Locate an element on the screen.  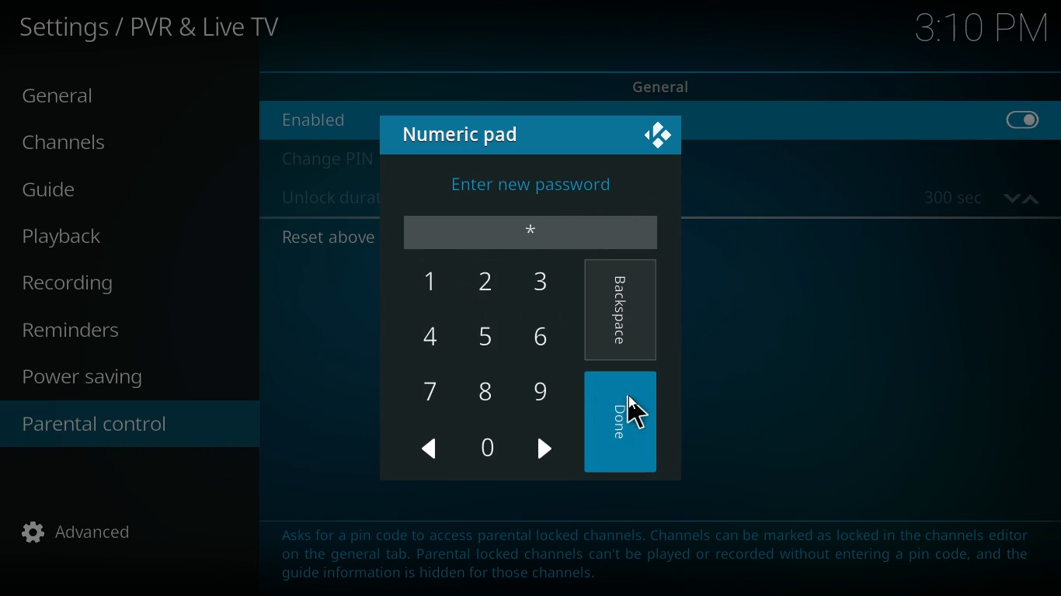
guide is located at coordinates (96, 192).